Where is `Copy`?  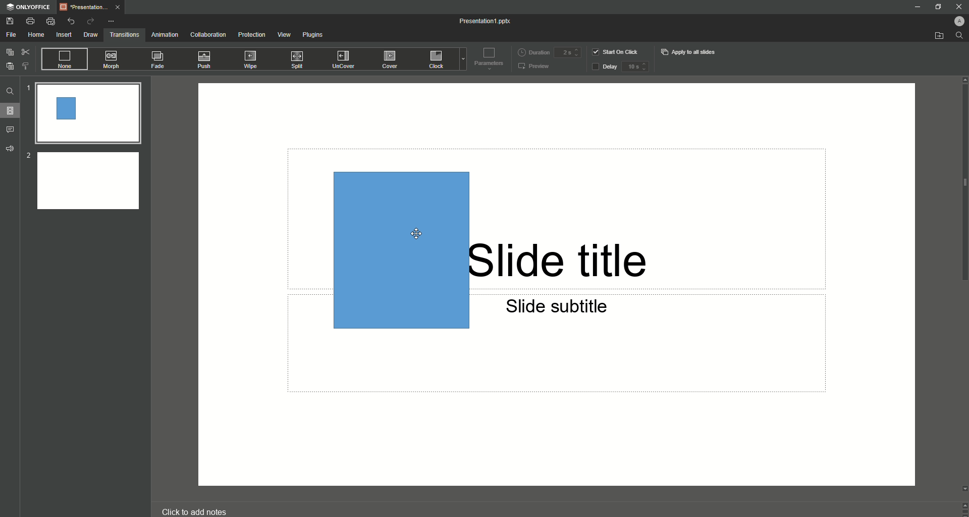 Copy is located at coordinates (8, 53).